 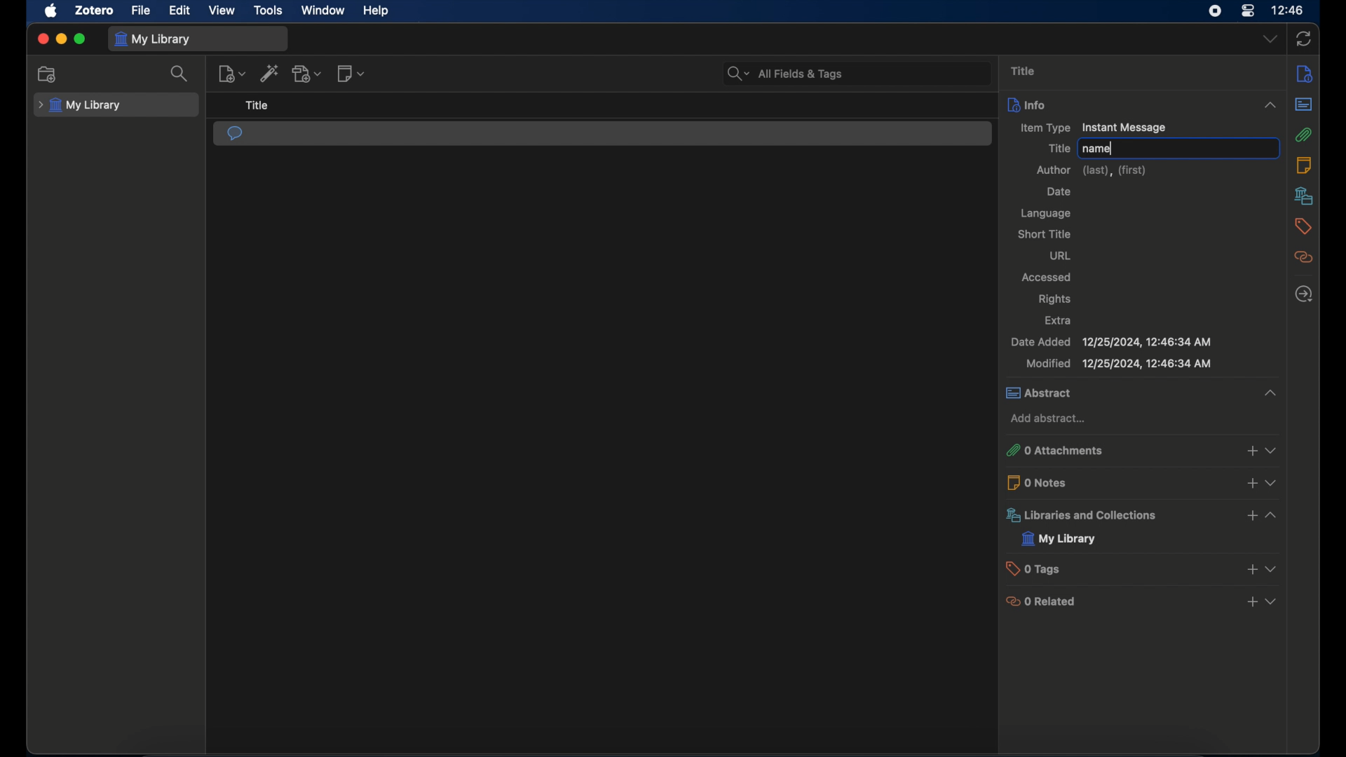 What do you see at coordinates (1305, 135) in the screenshot?
I see `attachments` at bounding box center [1305, 135].